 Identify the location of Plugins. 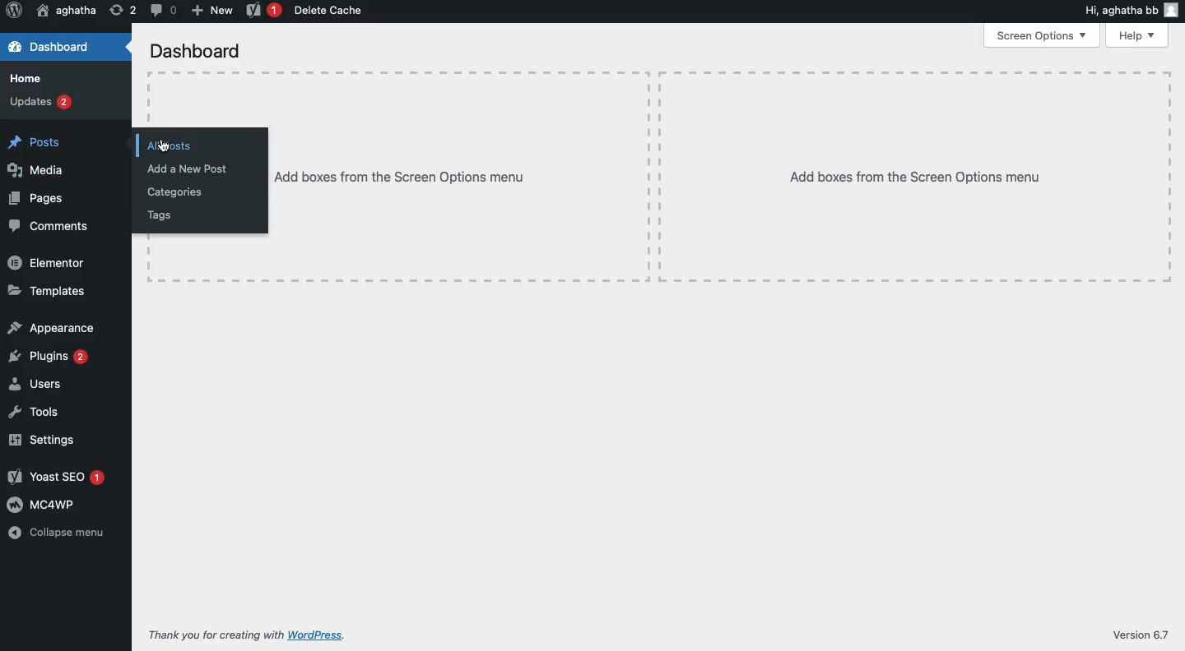
(49, 356).